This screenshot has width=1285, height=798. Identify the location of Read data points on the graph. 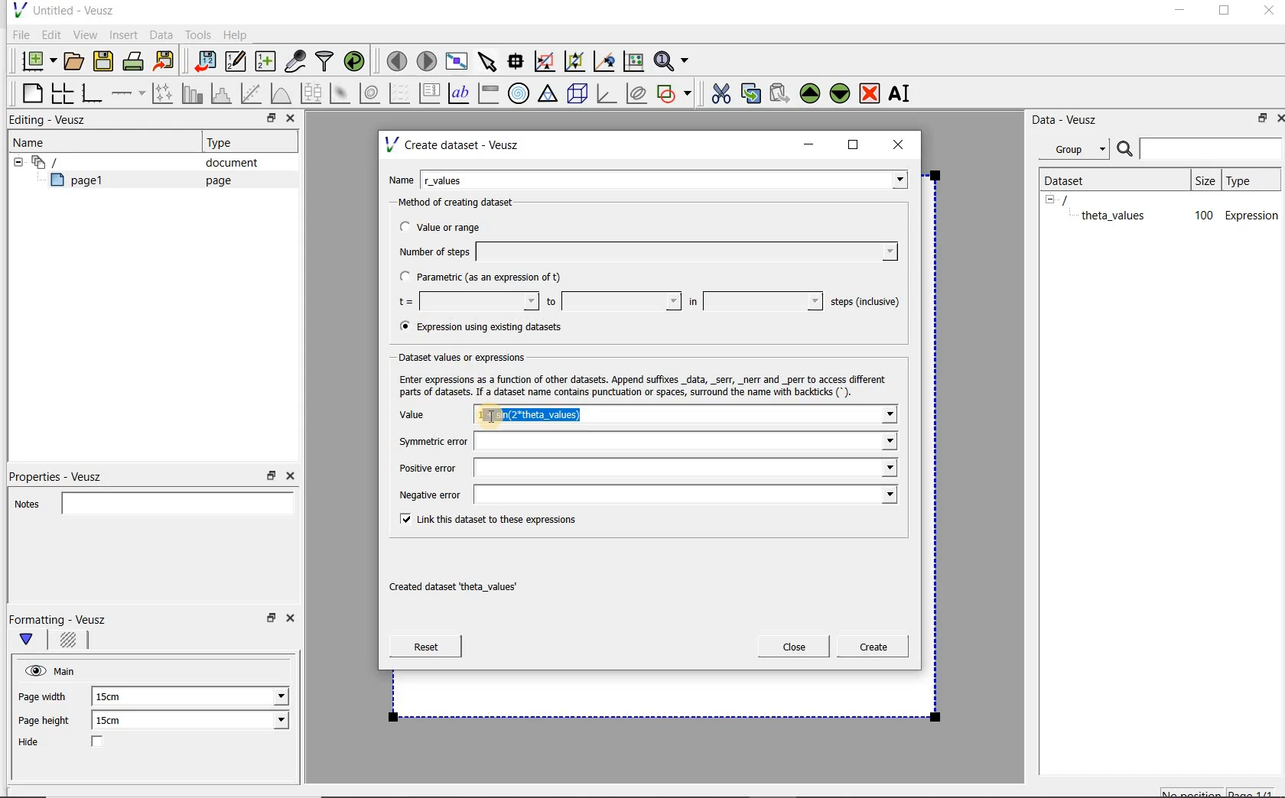
(518, 62).